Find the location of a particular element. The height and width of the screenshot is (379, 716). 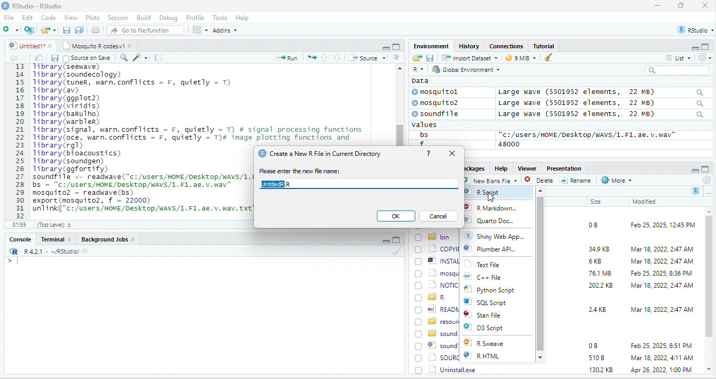

Large wave (5501952 elements, 22 MB) is located at coordinates (600, 92).